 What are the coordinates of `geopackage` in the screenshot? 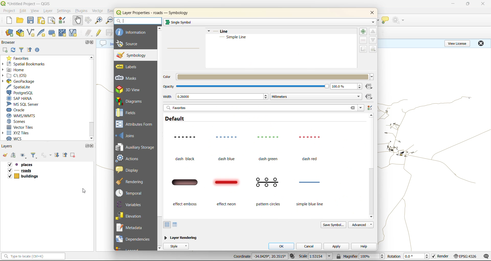 It's located at (31, 81).